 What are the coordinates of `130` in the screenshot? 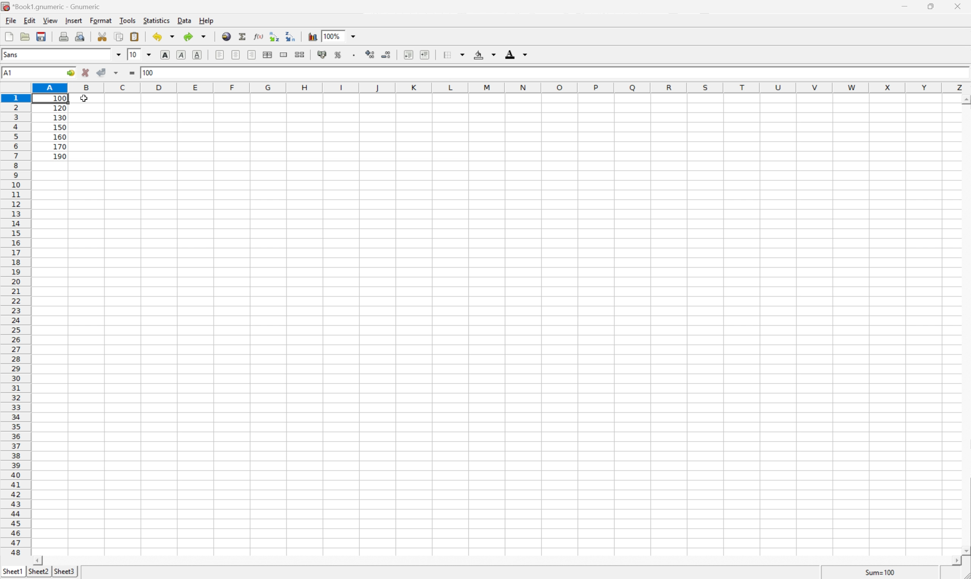 It's located at (59, 117).